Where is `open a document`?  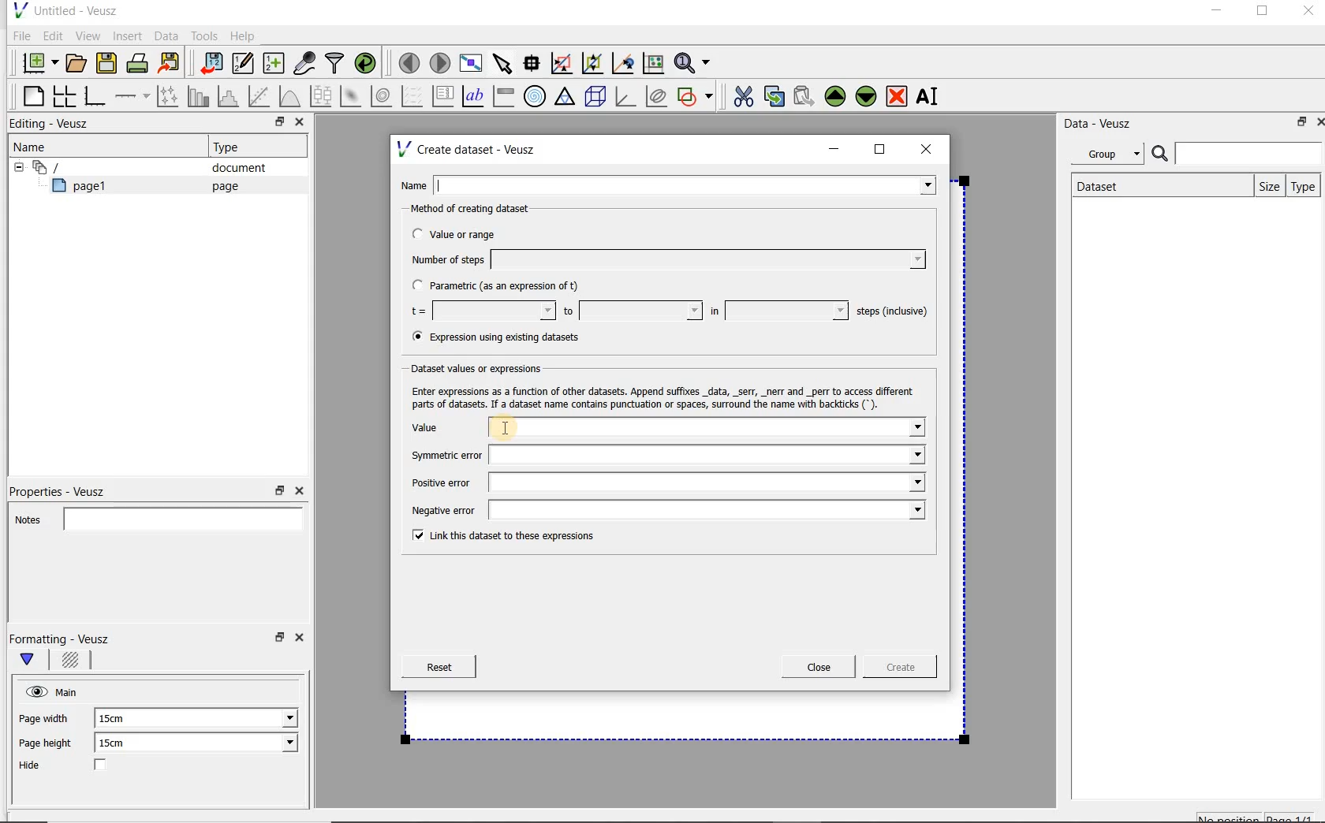
open a document is located at coordinates (78, 61).